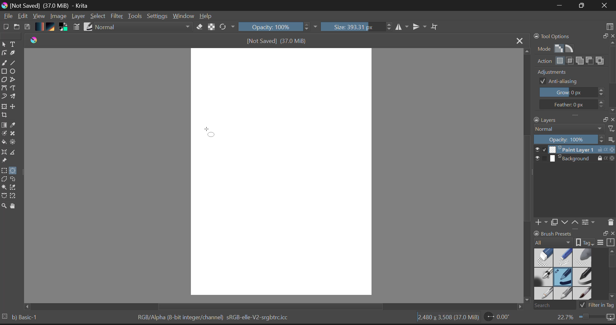 The width and height of the screenshot is (616, 325). What do you see at coordinates (518, 40) in the screenshot?
I see `Close` at bounding box center [518, 40].